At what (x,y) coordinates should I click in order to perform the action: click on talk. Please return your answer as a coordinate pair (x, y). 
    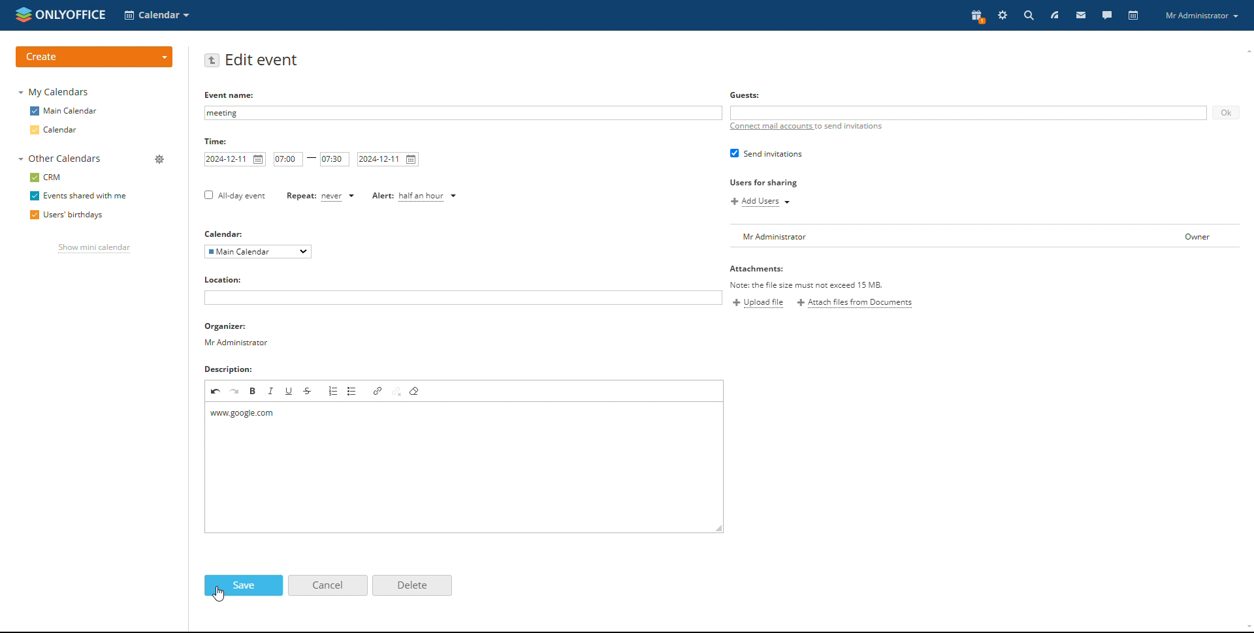
    Looking at the image, I should click on (1107, 14).